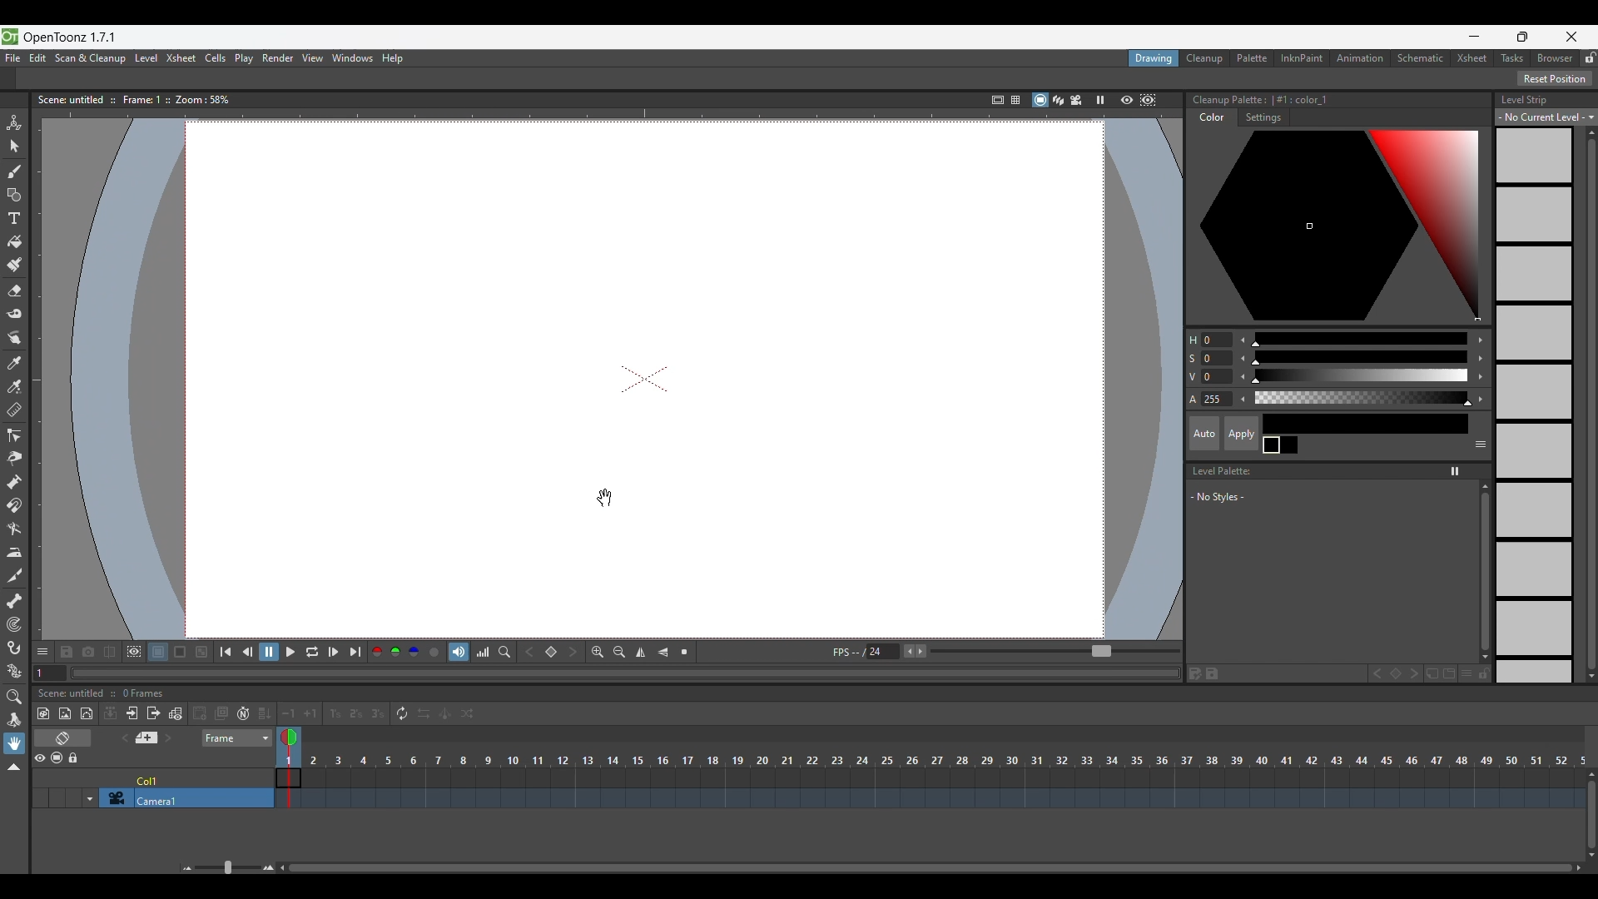 The image size is (1598, 899). I want to click on Flip horizontally, so click(642, 652).